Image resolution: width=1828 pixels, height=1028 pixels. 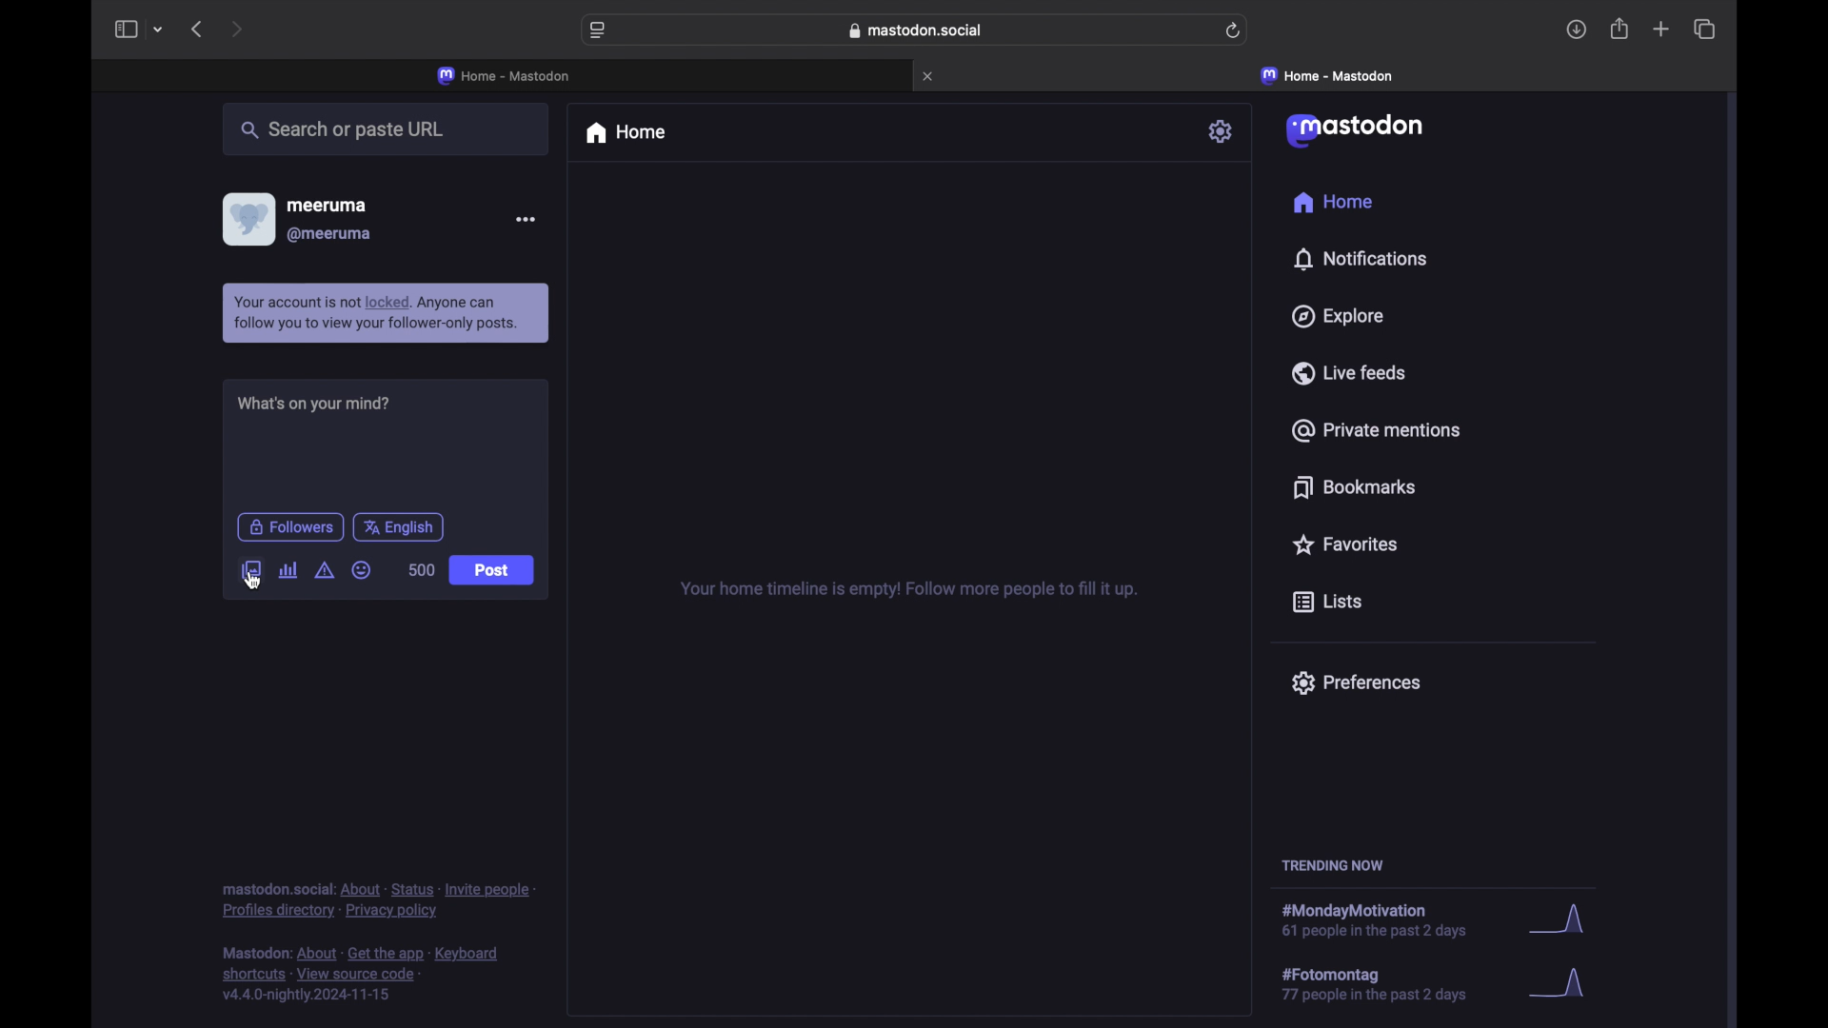 What do you see at coordinates (1222, 131) in the screenshot?
I see `settings` at bounding box center [1222, 131].